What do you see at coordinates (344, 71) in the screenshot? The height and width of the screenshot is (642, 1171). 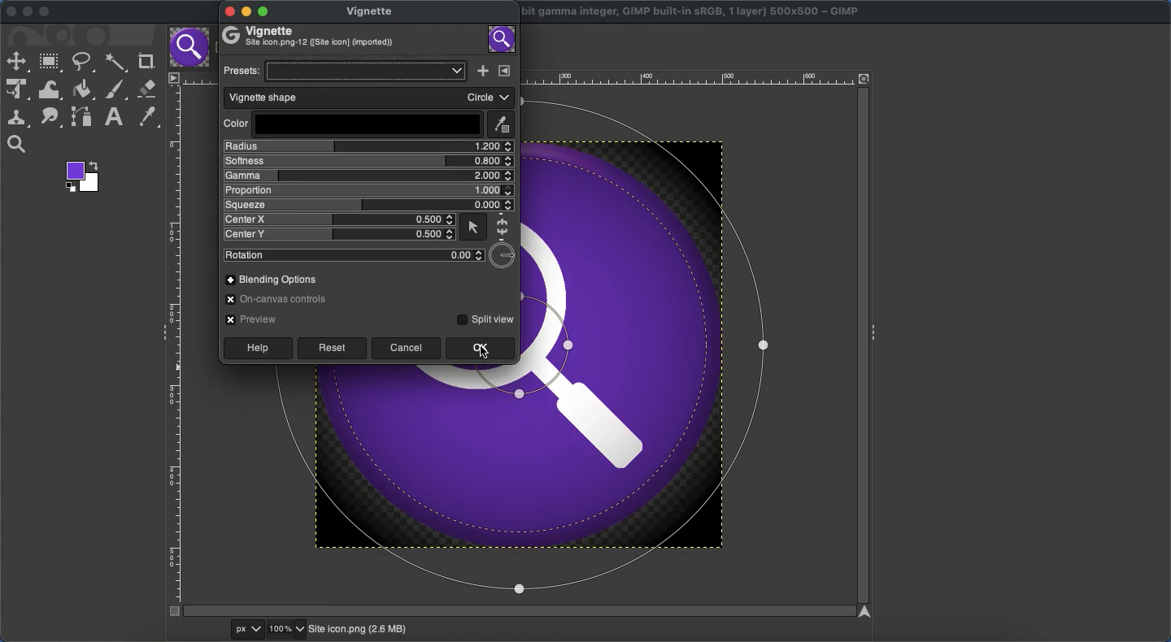 I see `Presets` at bounding box center [344, 71].